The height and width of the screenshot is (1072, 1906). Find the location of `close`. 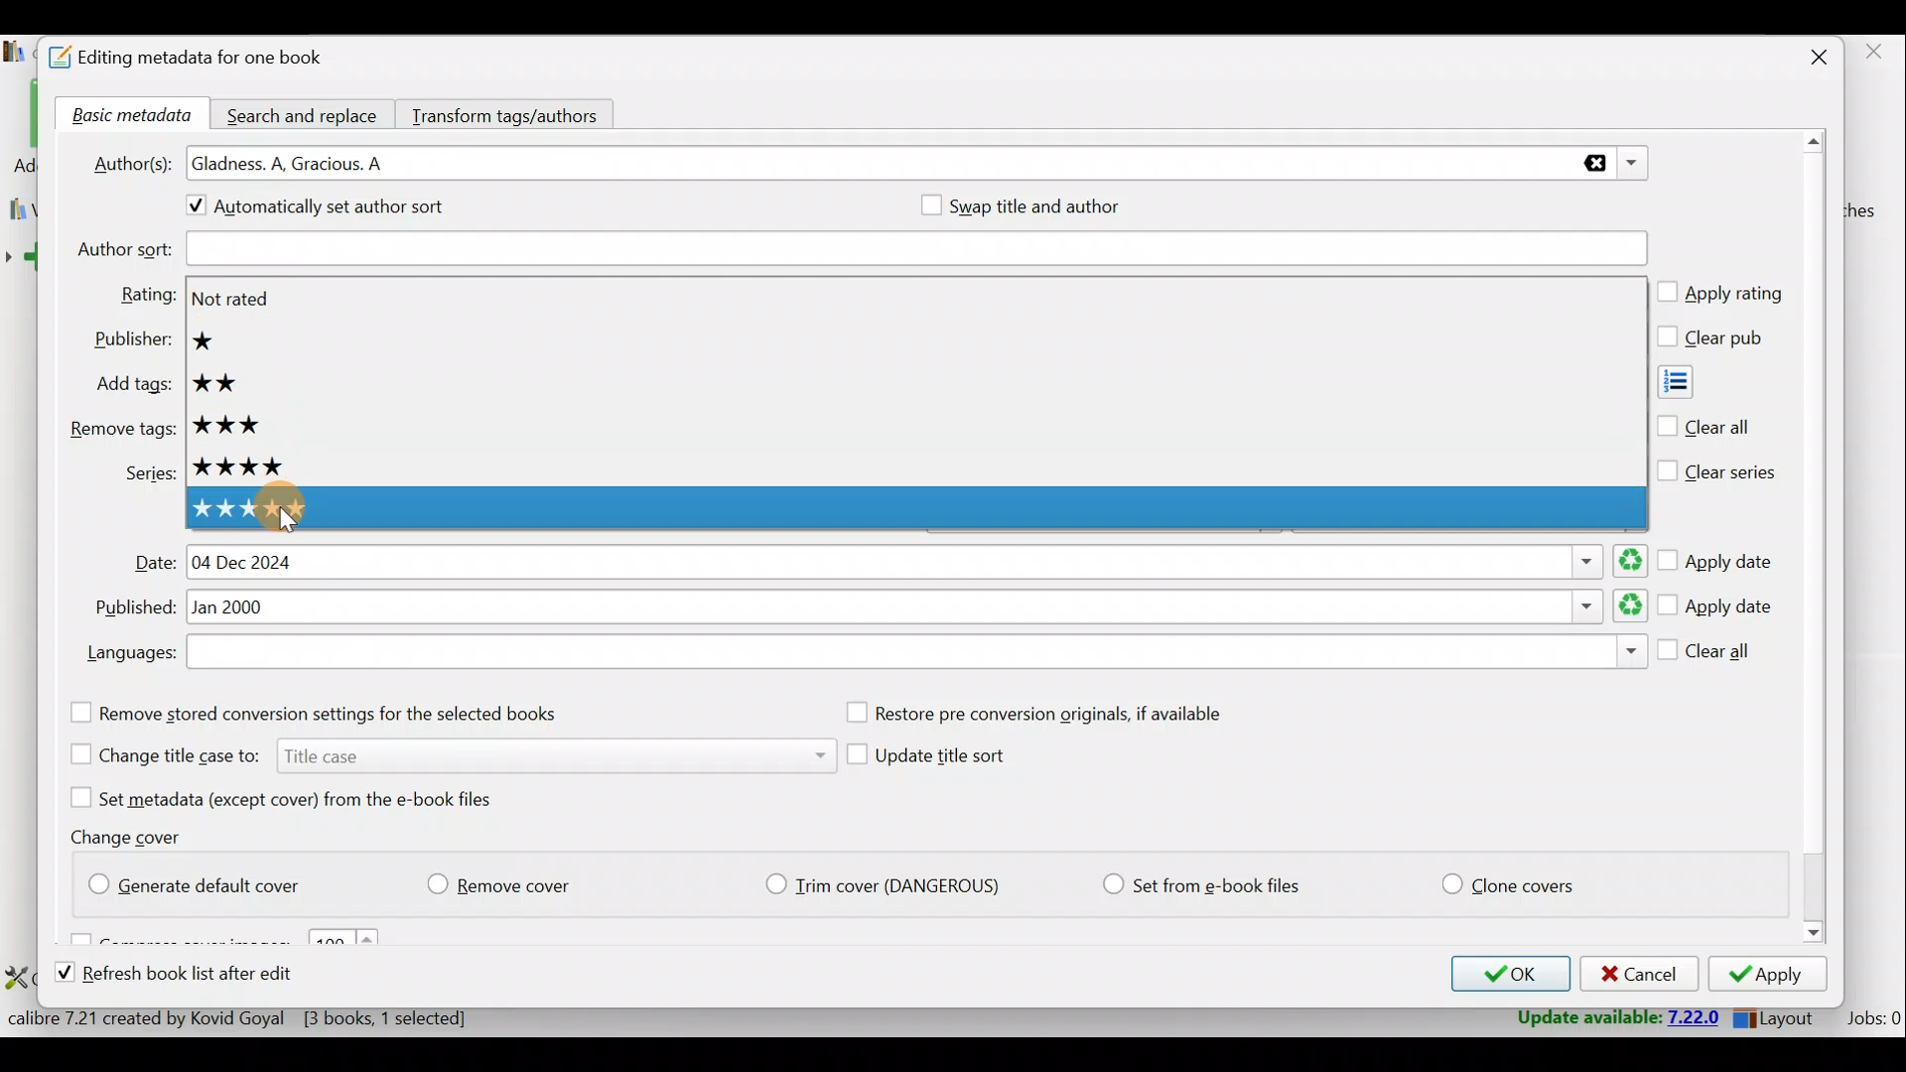

close is located at coordinates (1872, 53).